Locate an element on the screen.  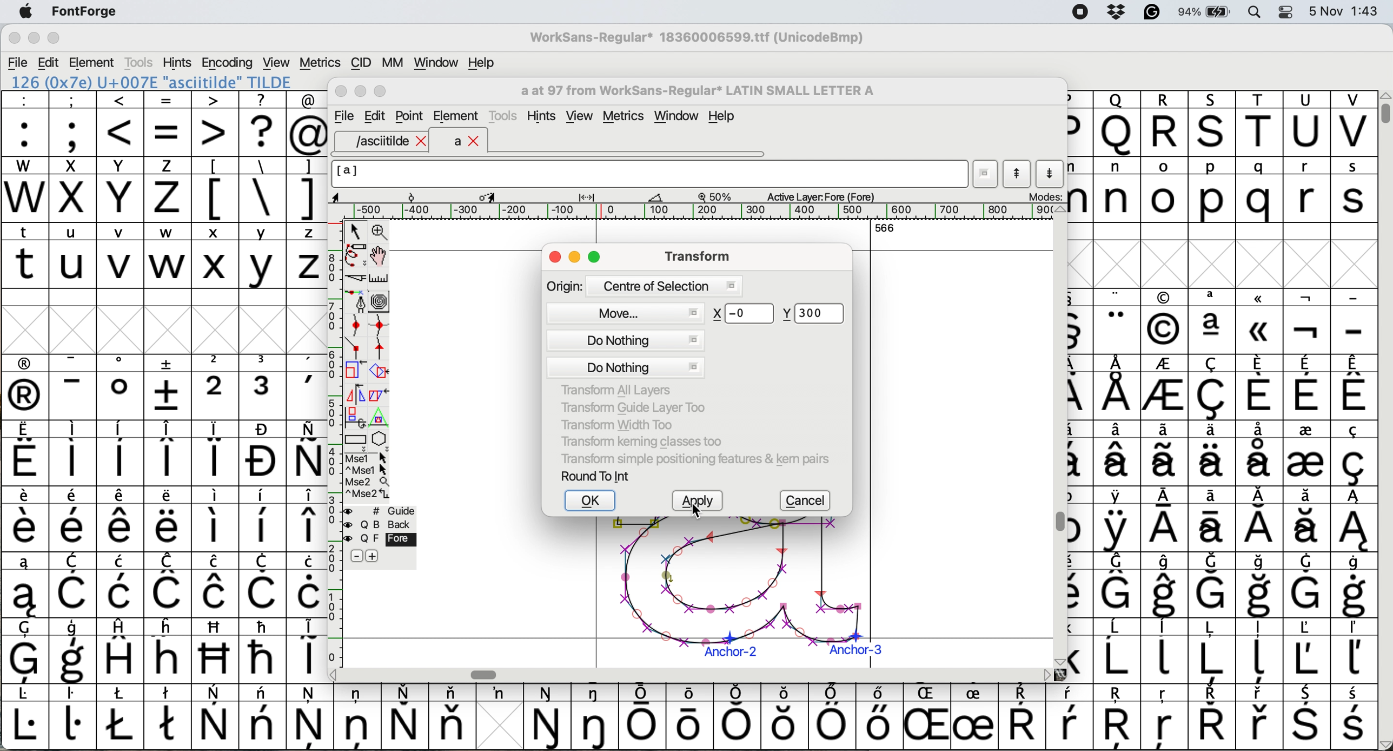
control center is located at coordinates (1290, 11).